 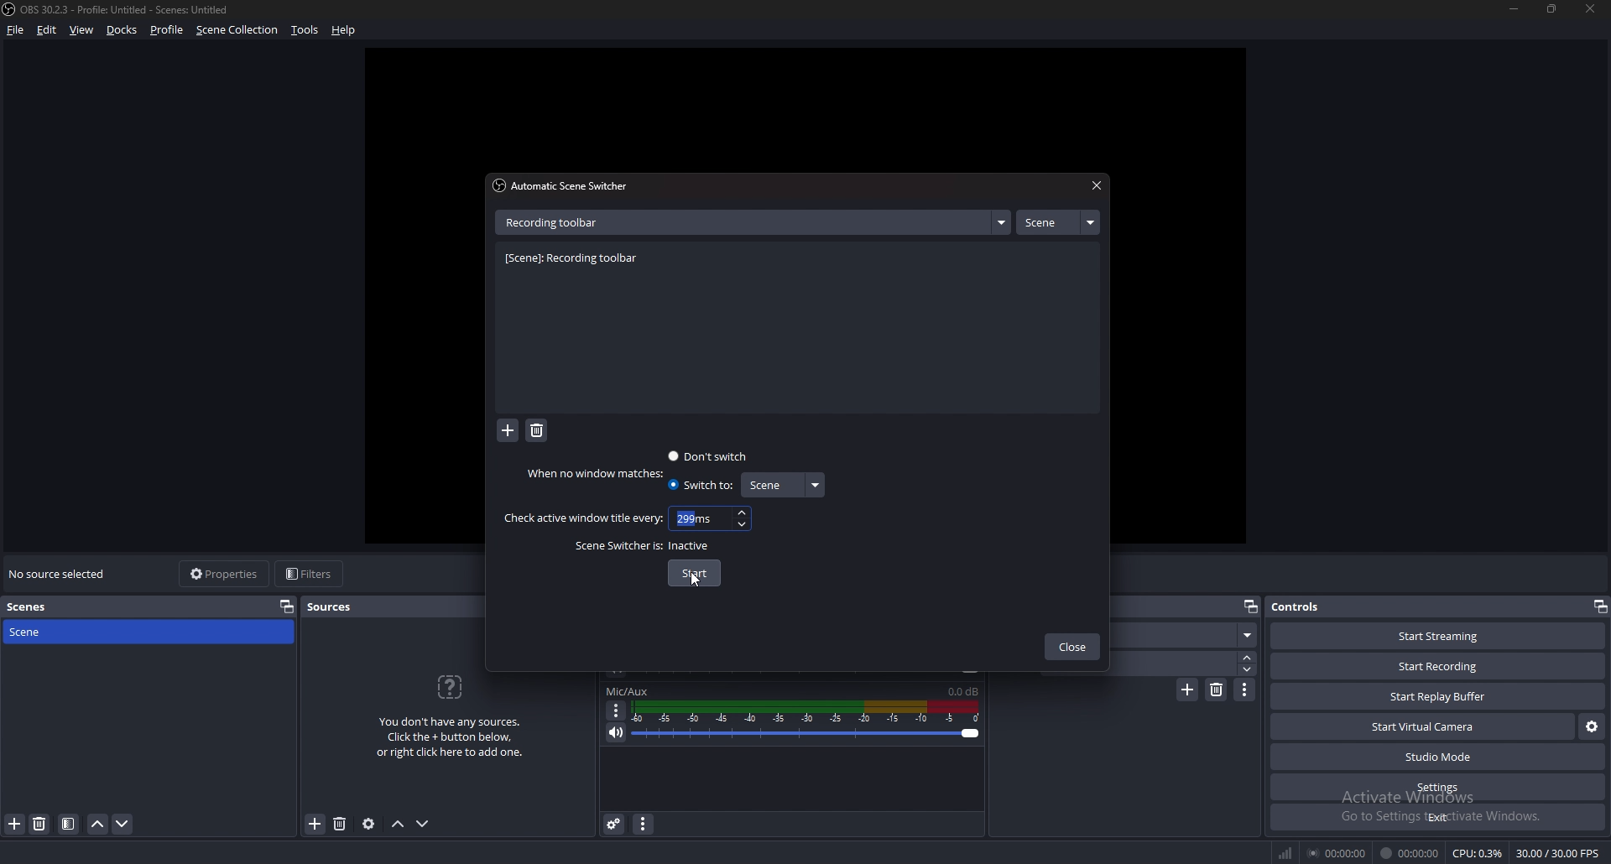 I want to click on cpu, so click(x=1478, y=853).